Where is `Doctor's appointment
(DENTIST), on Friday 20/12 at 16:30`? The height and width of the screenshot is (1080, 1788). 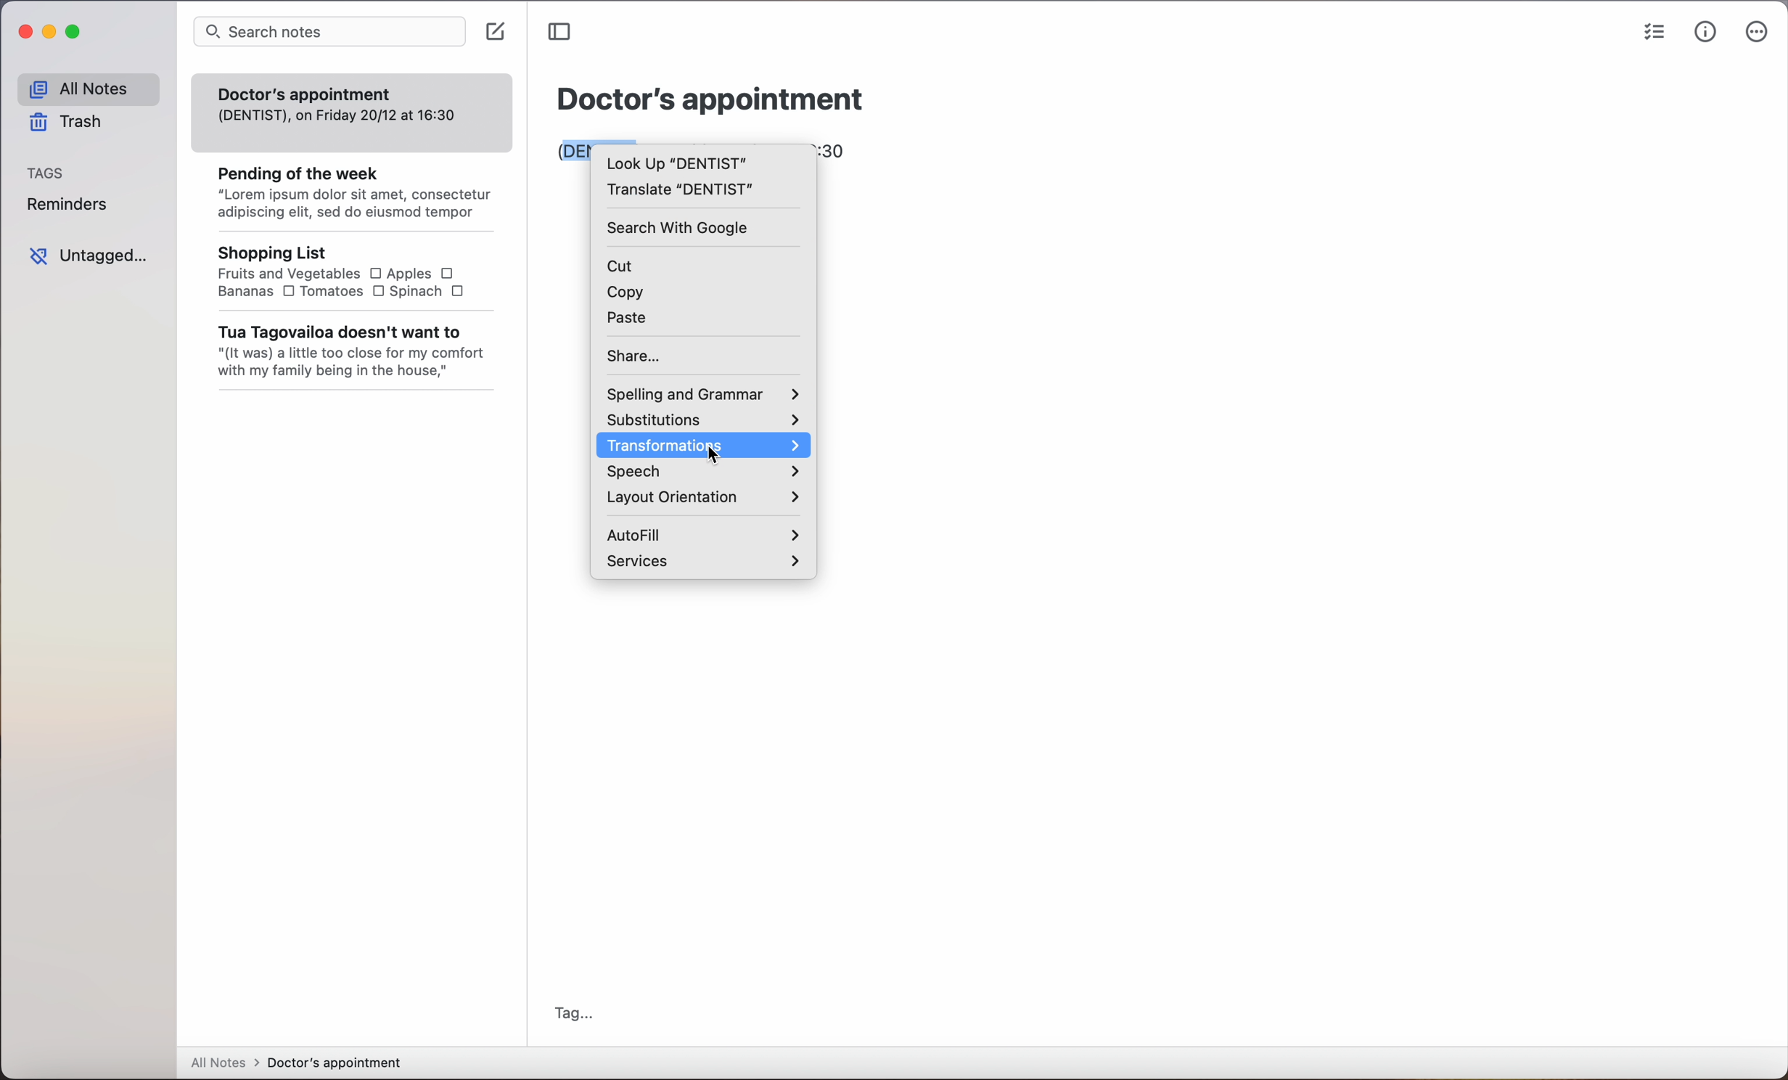
Doctor's appointment
(DENTIST), on Friday 20/12 at 16:30 is located at coordinates (337, 102).